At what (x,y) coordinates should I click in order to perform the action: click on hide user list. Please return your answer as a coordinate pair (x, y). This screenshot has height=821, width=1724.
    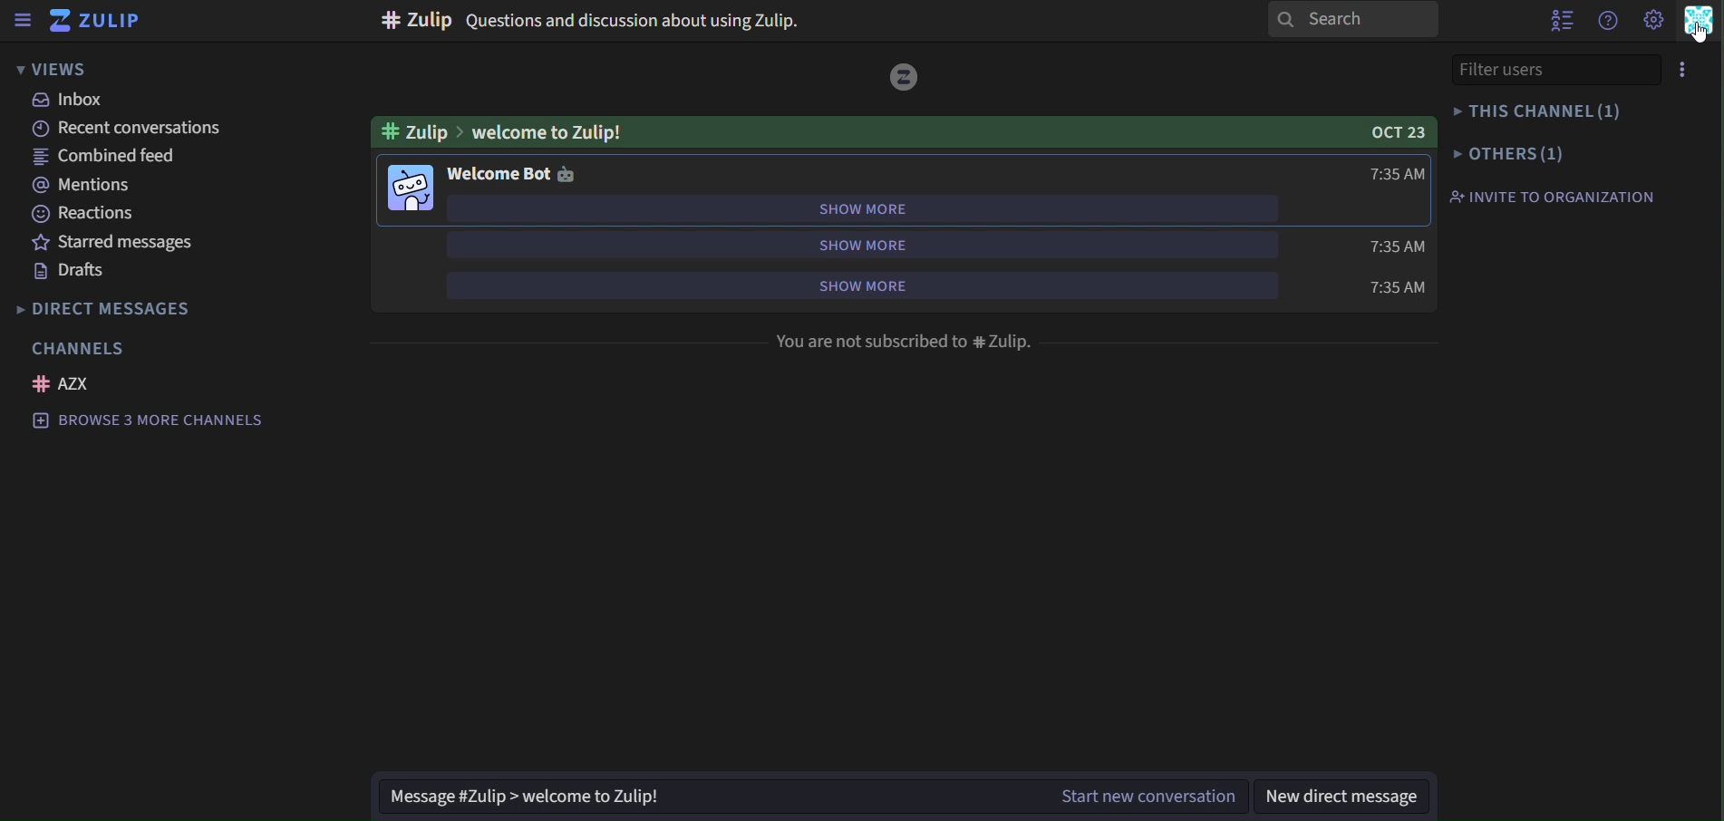
    Looking at the image, I should click on (1559, 22).